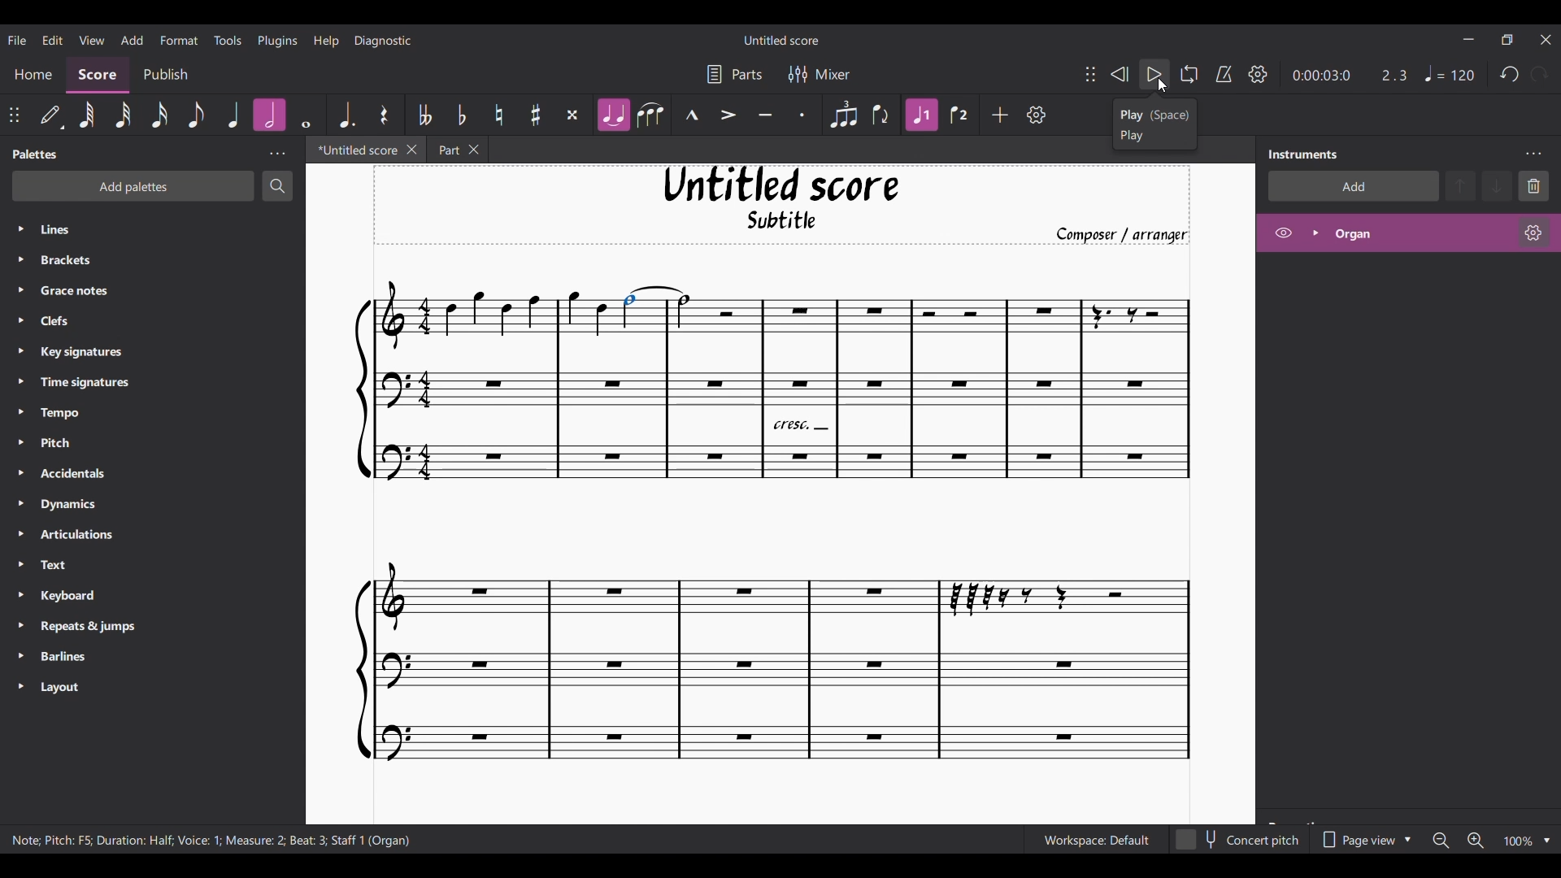 Image resolution: width=1561 pixels, height=878 pixels. I want to click on Metronome, so click(1224, 74).